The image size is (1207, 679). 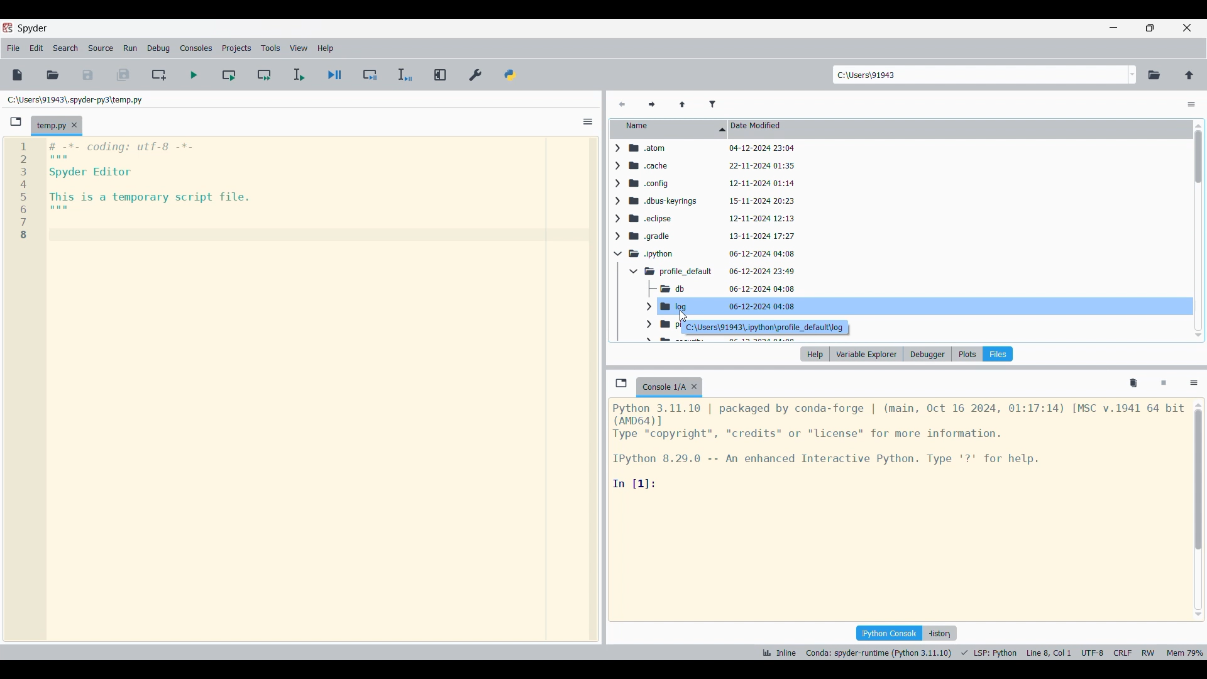 I want to click on Current tab, so click(x=663, y=387).